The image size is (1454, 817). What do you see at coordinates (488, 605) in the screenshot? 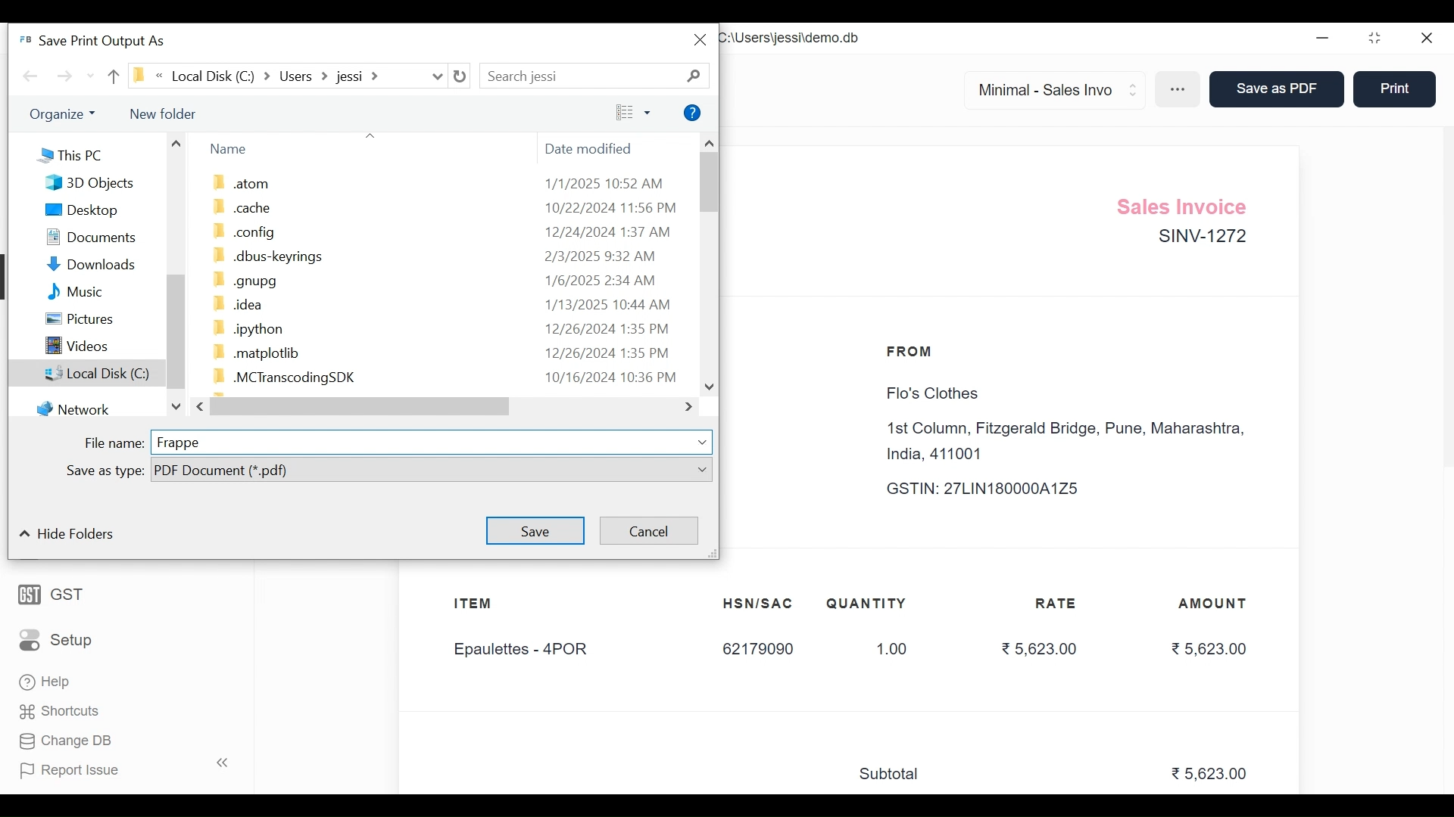
I see `ITEM` at bounding box center [488, 605].